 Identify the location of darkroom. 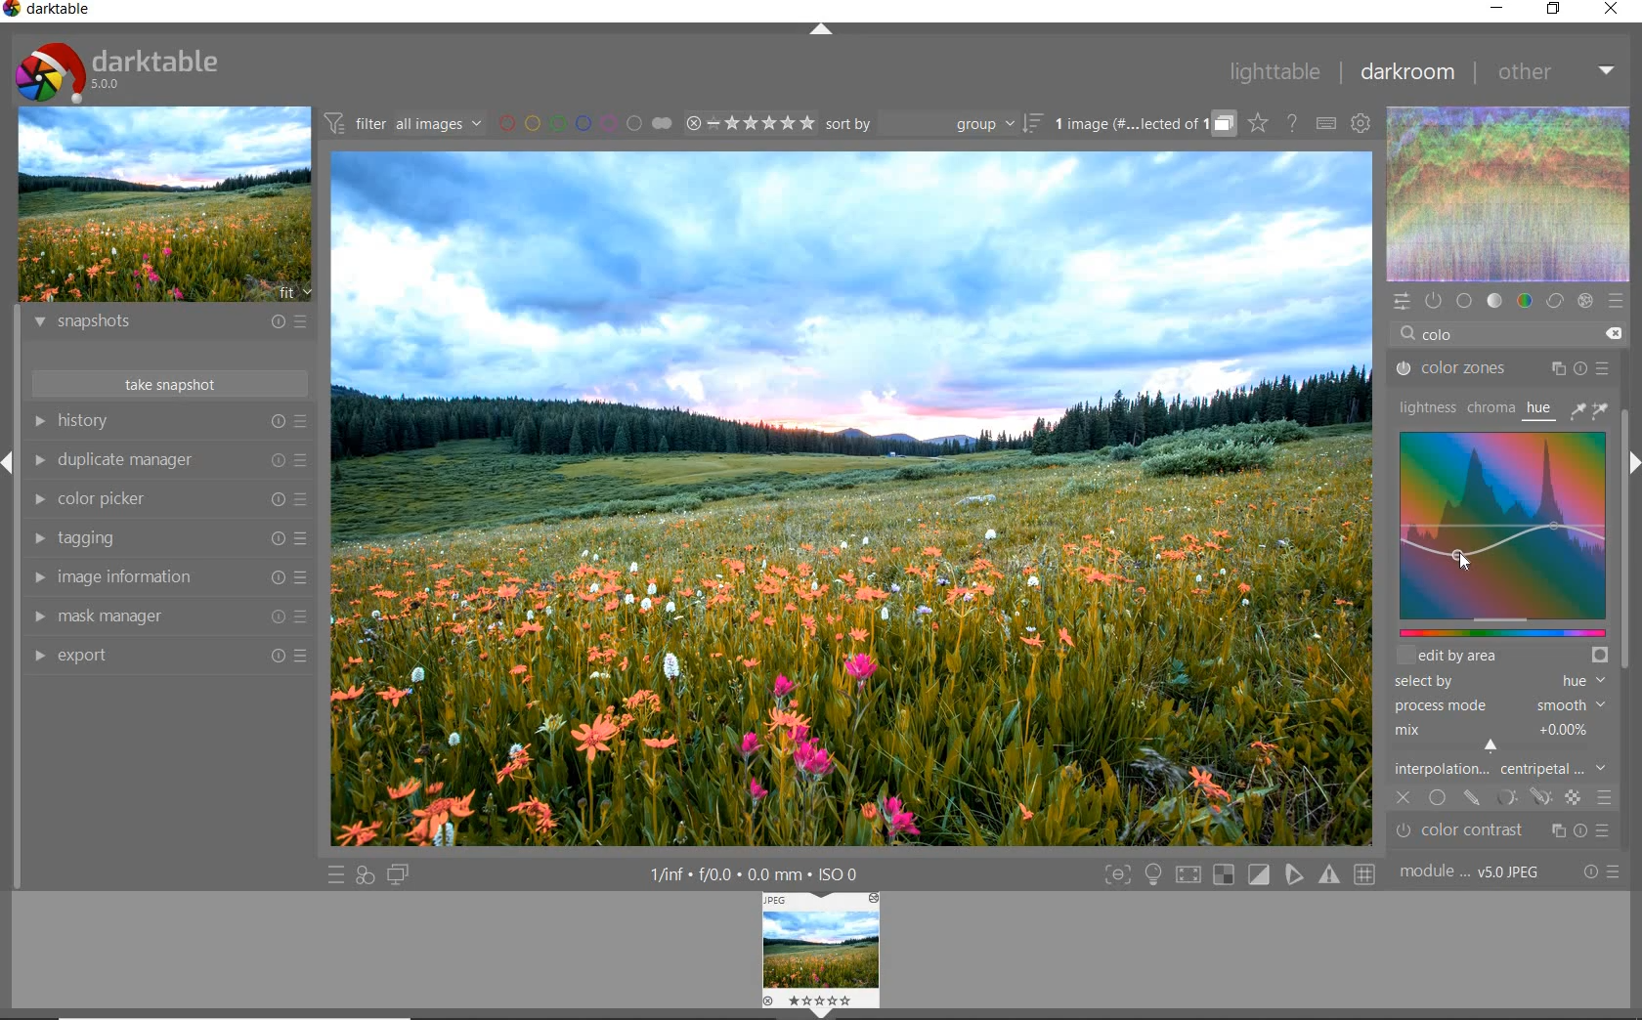
(1409, 73).